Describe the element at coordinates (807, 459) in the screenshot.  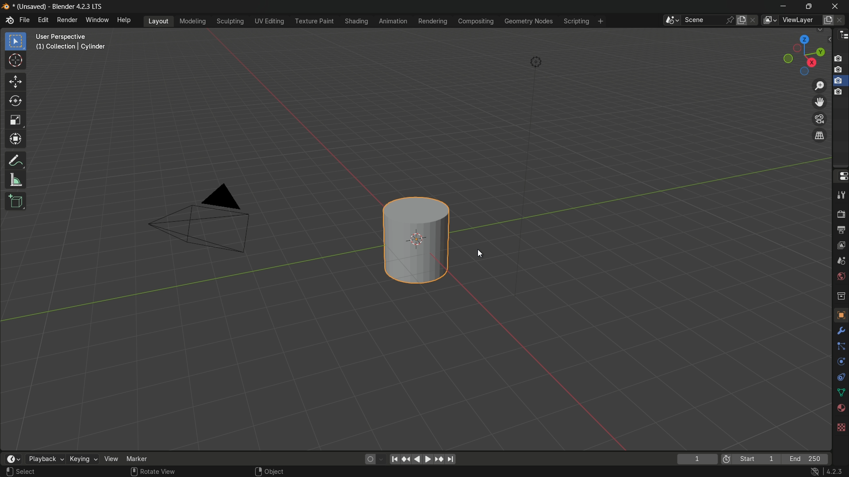
I see `End 250` at that location.